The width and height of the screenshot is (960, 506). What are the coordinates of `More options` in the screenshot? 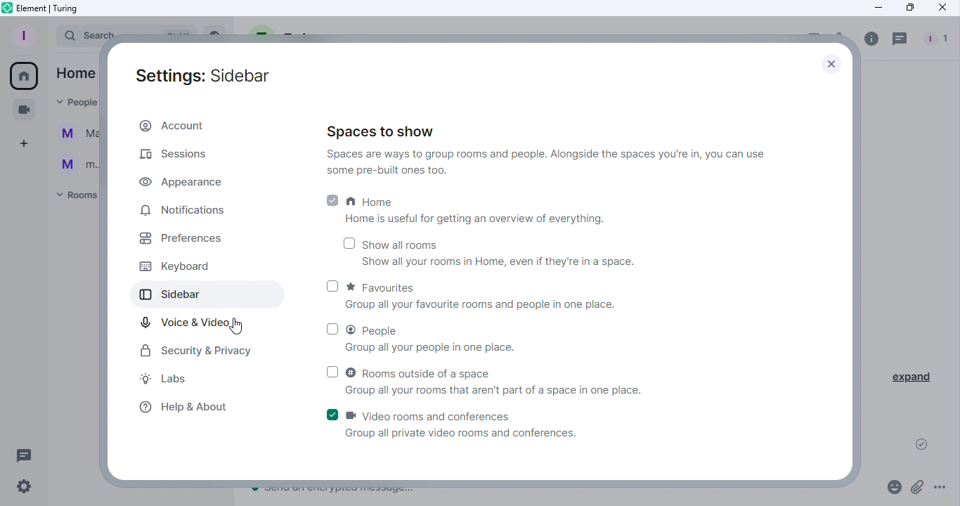 It's located at (942, 490).